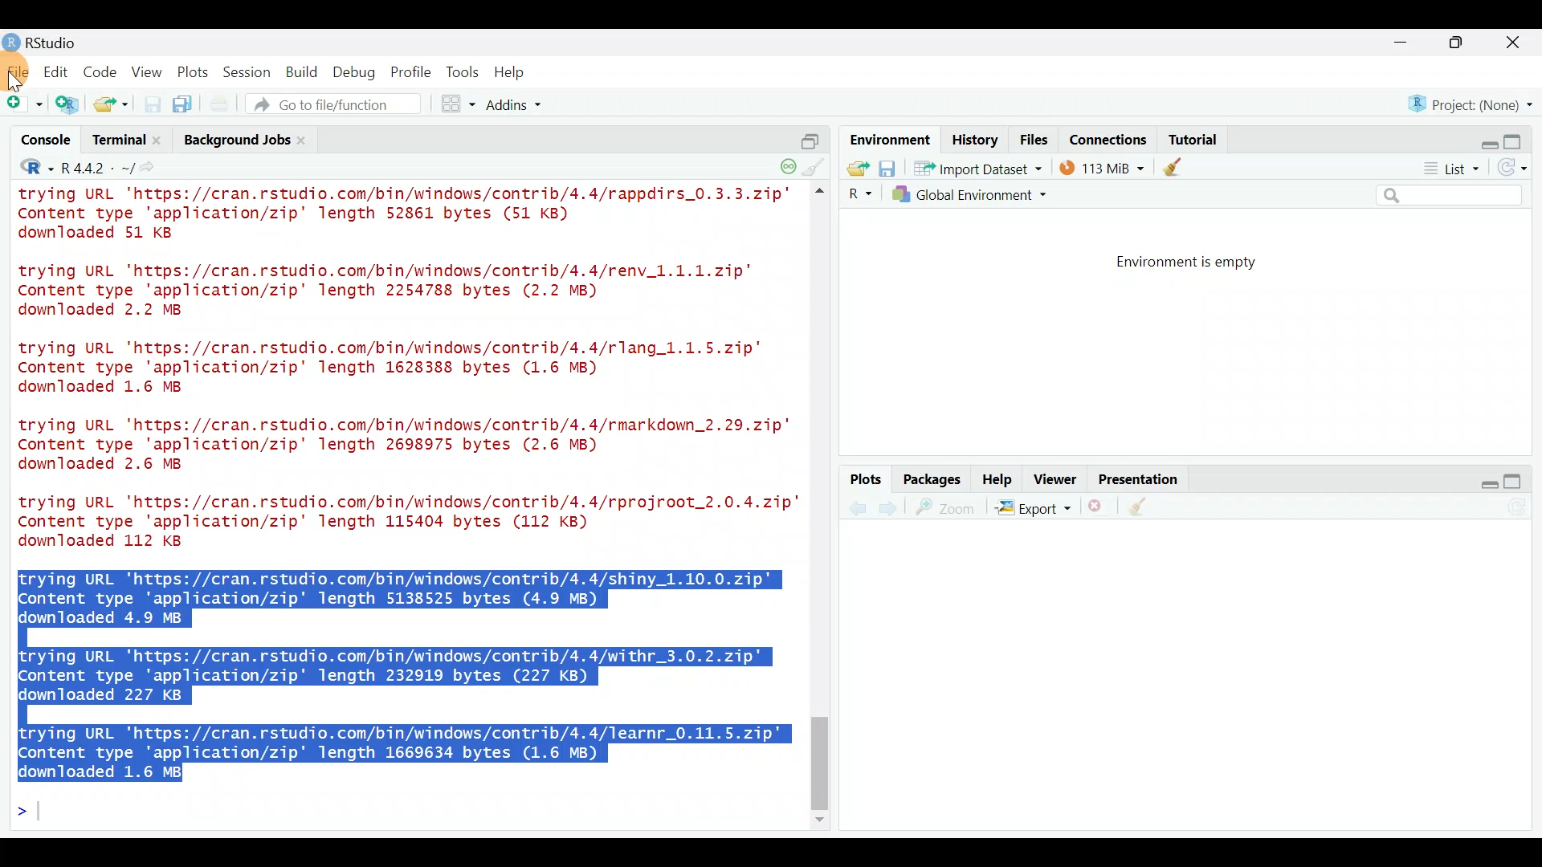 The image size is (1542, 867). Describe the element at coordinates (406, 291) in the screenshot. I see `trying URL 'https://cran.rstudio.com/bin/windows/contrib/4.4/renv_1.1.1.zip"
Content type 'application/zip' length 2254788 bytes (2.2 MB)
downloaded 2.2 MB` at that location.